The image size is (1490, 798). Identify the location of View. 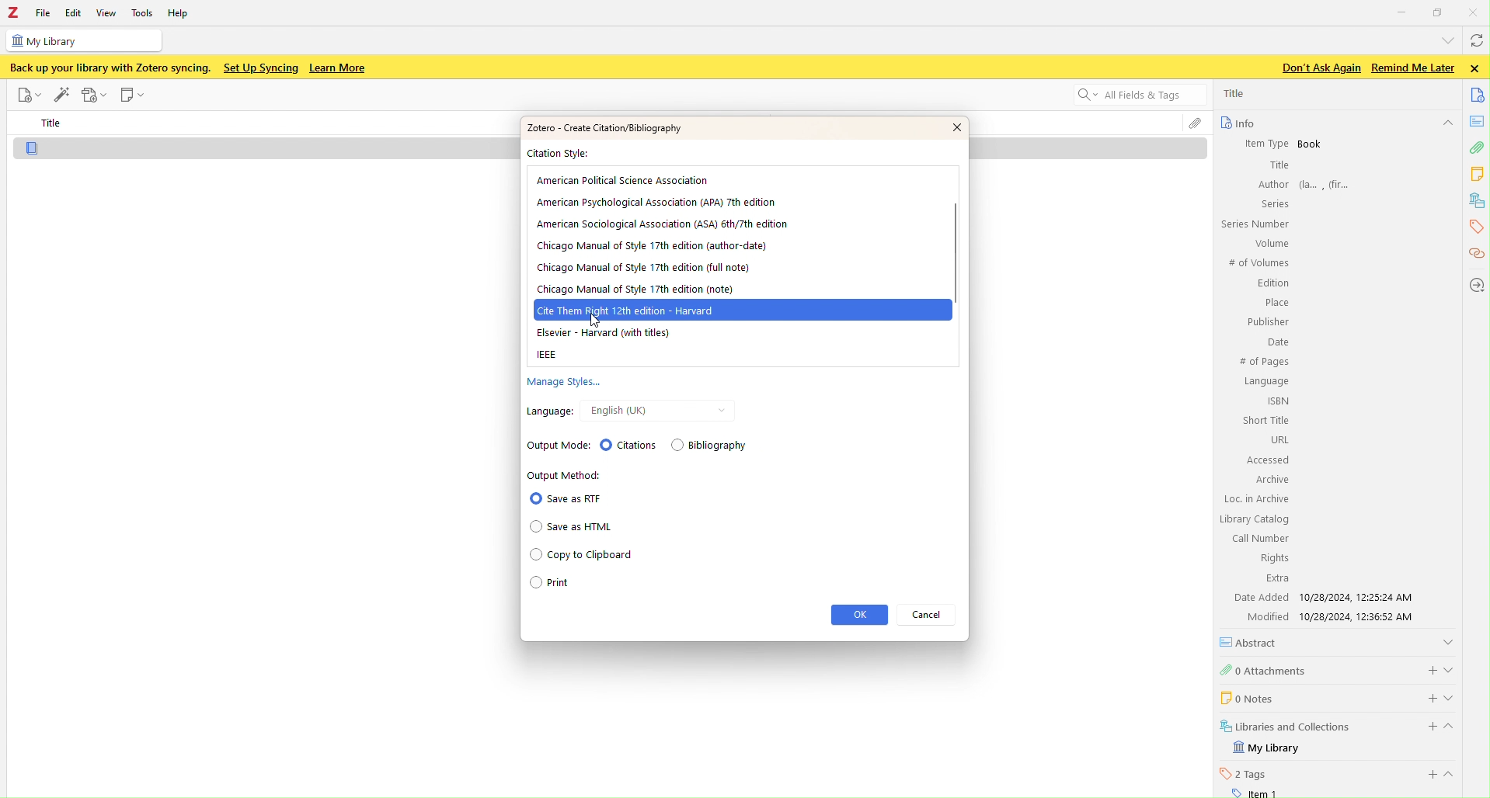
(108, 12).